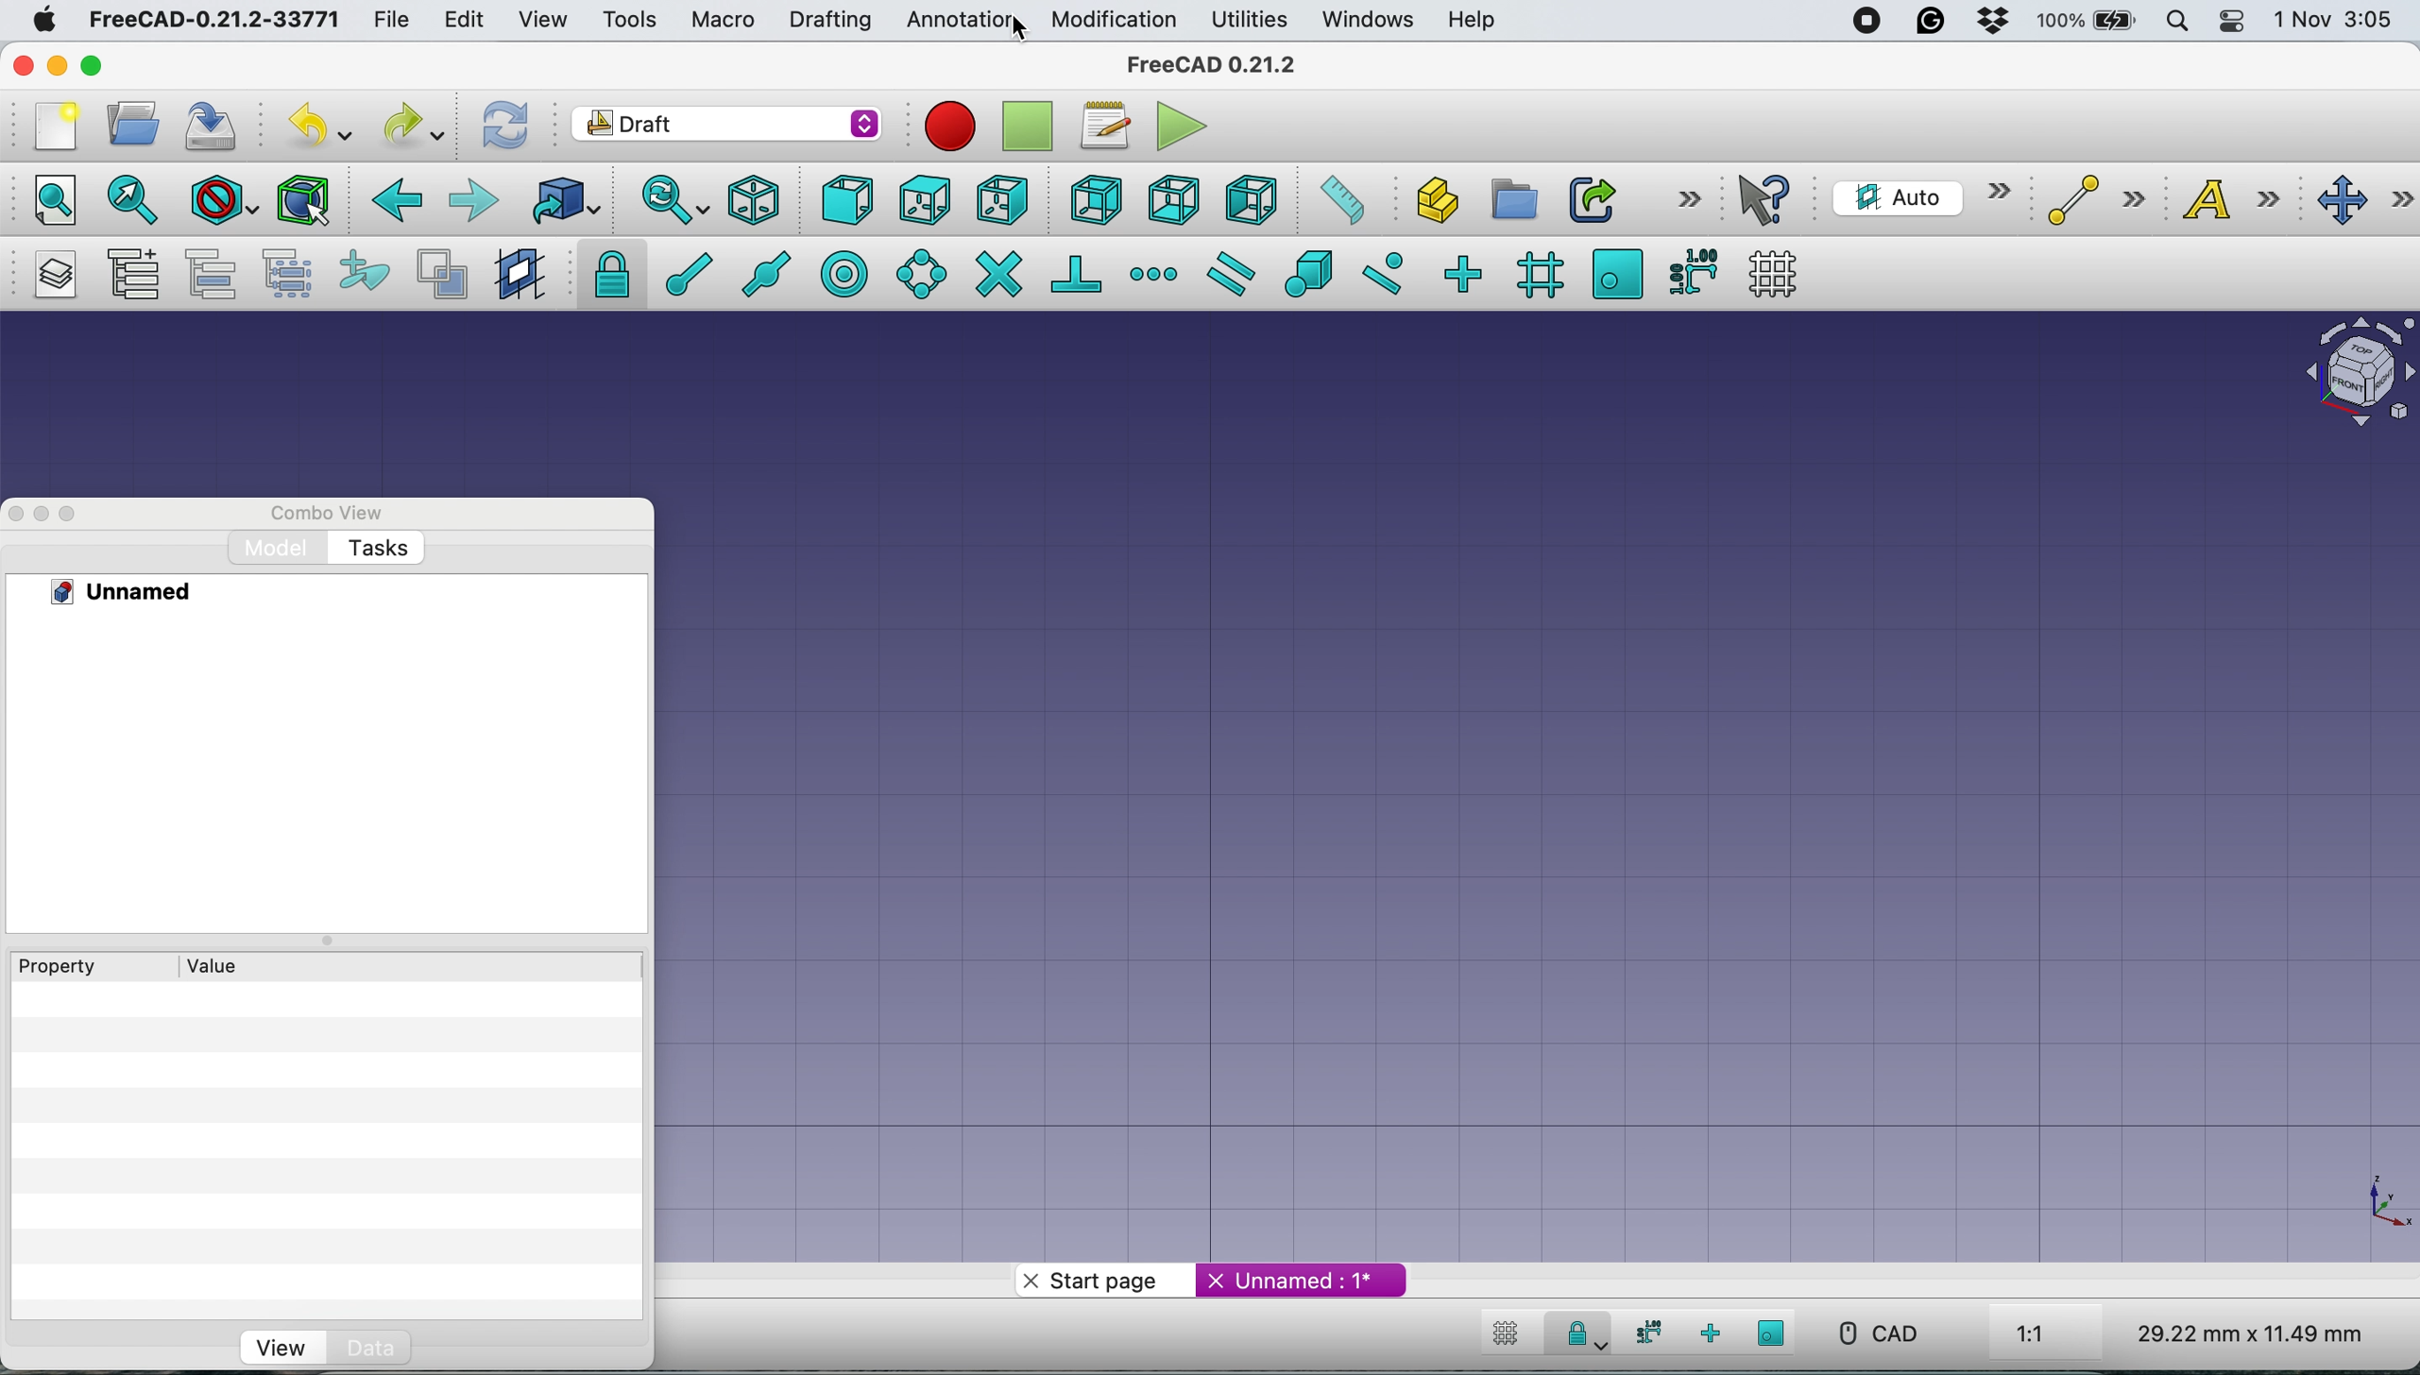  I want to click on current working plane, so click(1916, 198).